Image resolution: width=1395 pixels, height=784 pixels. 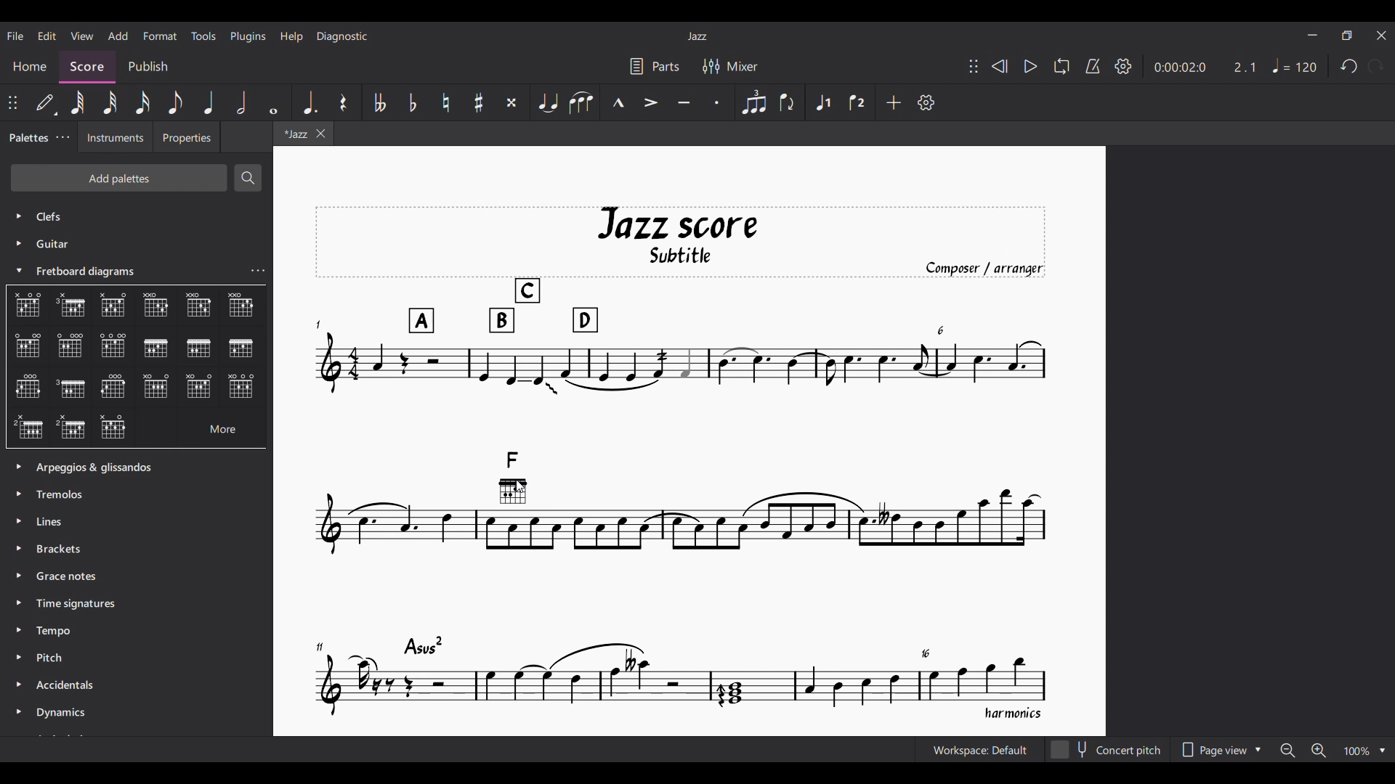 What do you see at coordinates (1000, 66) in the screenshot?
I see `Rewind` at bounding box center [1000, 66].